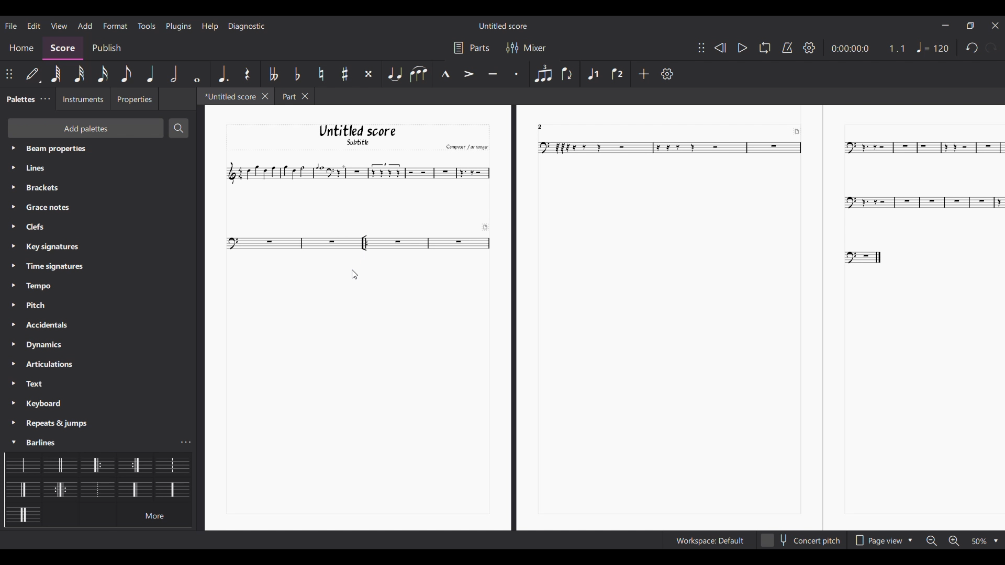 This screenshot has height=565, width=1005. What do you see at coordinates (247, 26) in the screenshot?
I see `Diagnostic menu` at bounding box center [247, 26].